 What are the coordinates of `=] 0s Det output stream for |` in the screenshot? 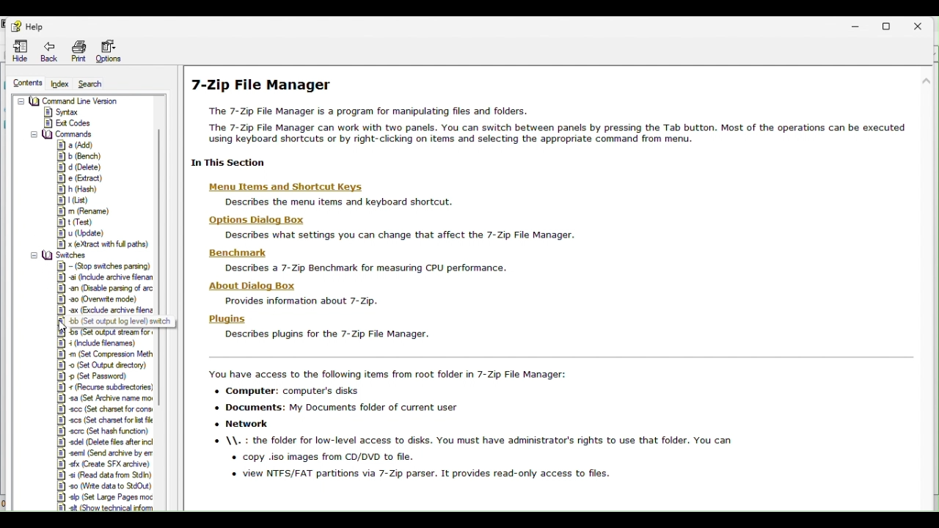 It's located at (120, 333).